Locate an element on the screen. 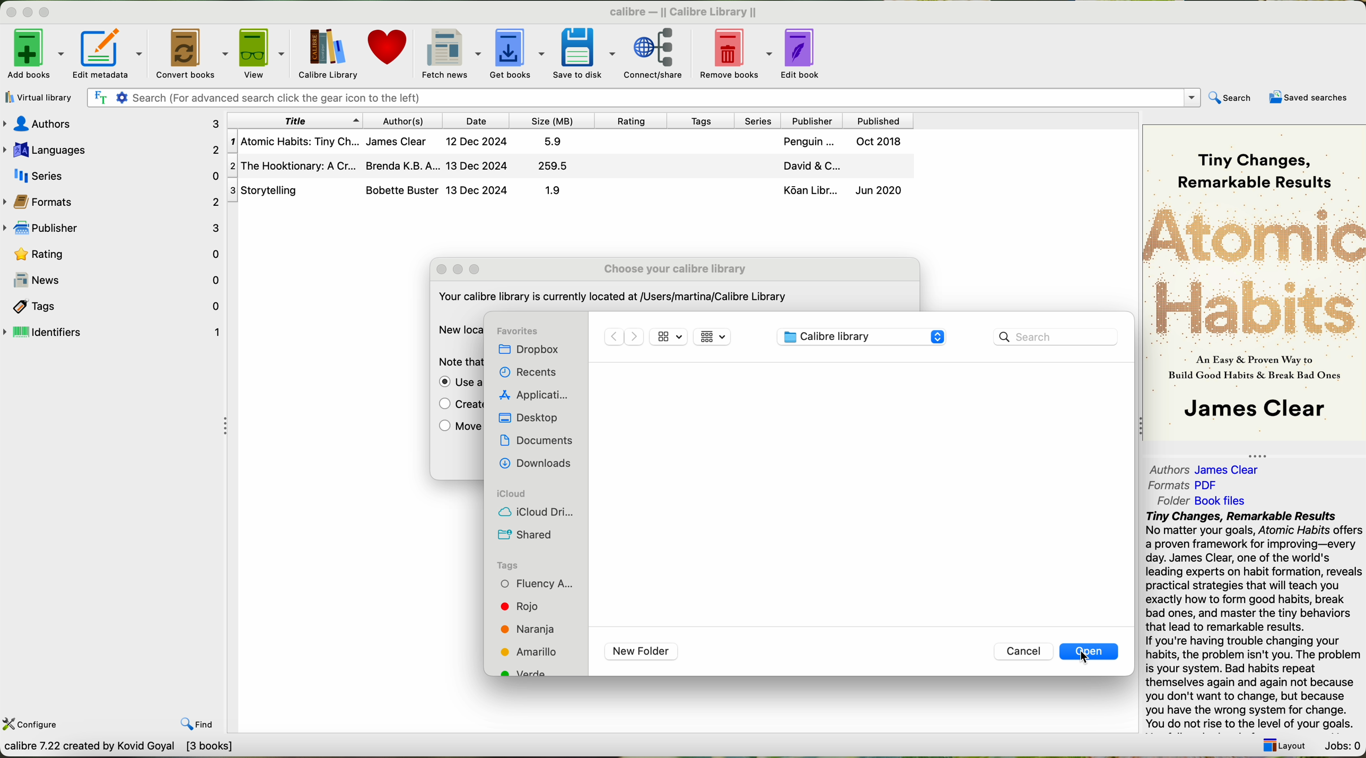  publisher is located at coordinates (113, 229).